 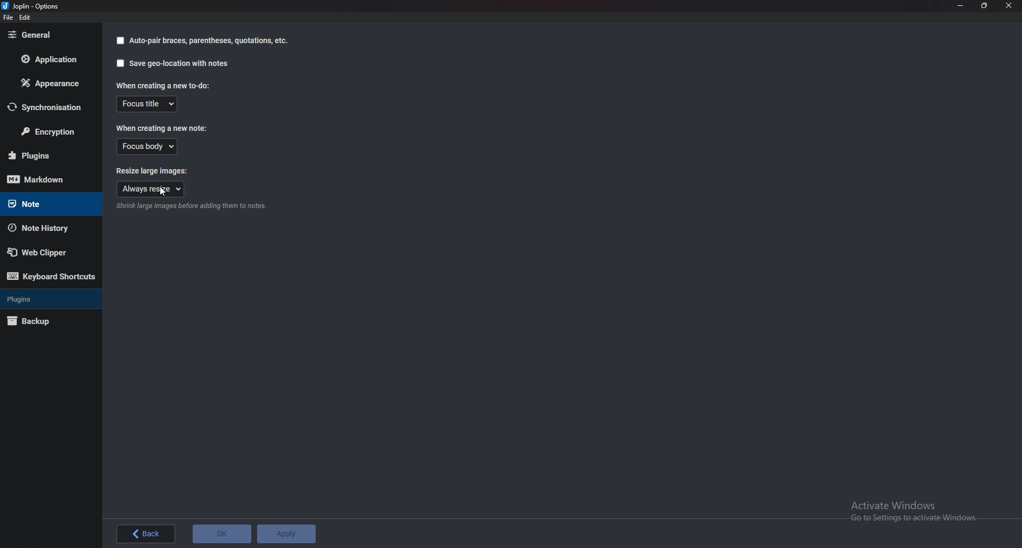 What do you see at coordinates (45, 180) in the screenshot?
I see `Mark down` at bounding box center [45, 180].